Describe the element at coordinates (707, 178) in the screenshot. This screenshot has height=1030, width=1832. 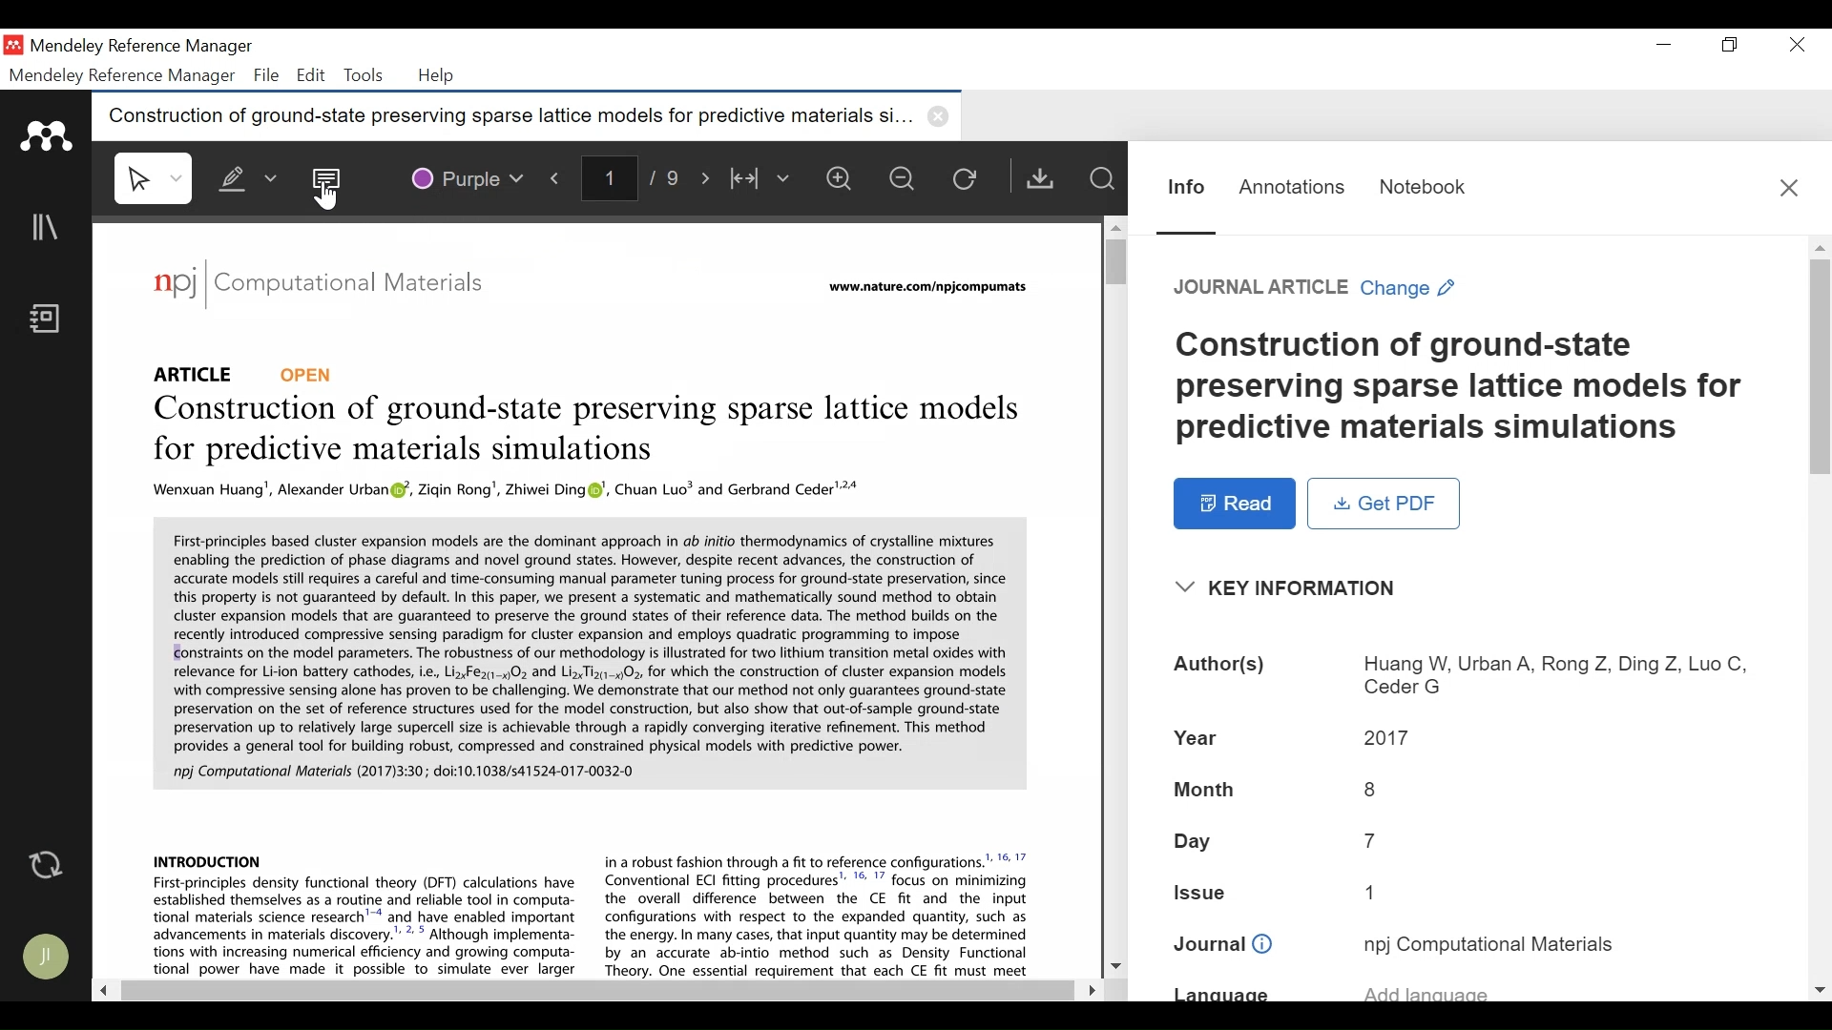
I see `Next Page` at that location.